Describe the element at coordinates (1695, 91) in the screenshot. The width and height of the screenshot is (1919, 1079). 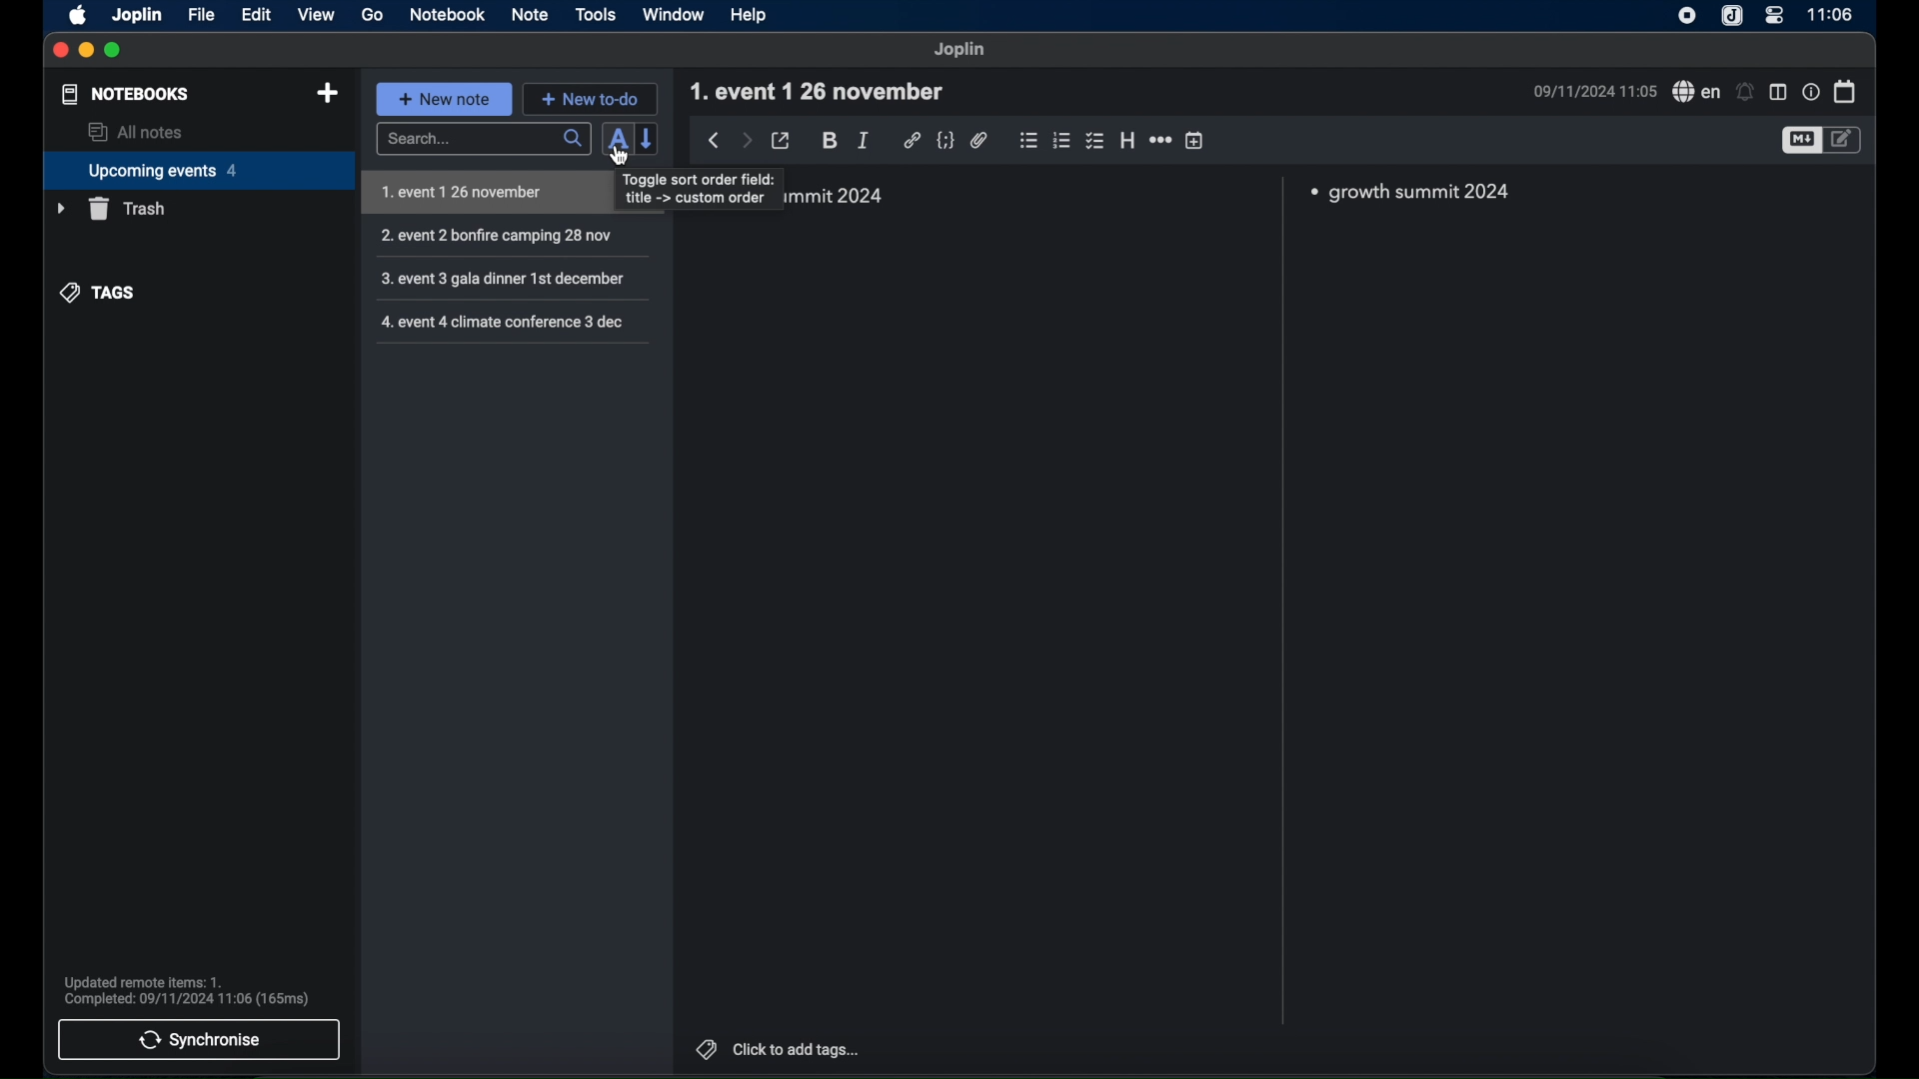
I see `spell check` at that location.